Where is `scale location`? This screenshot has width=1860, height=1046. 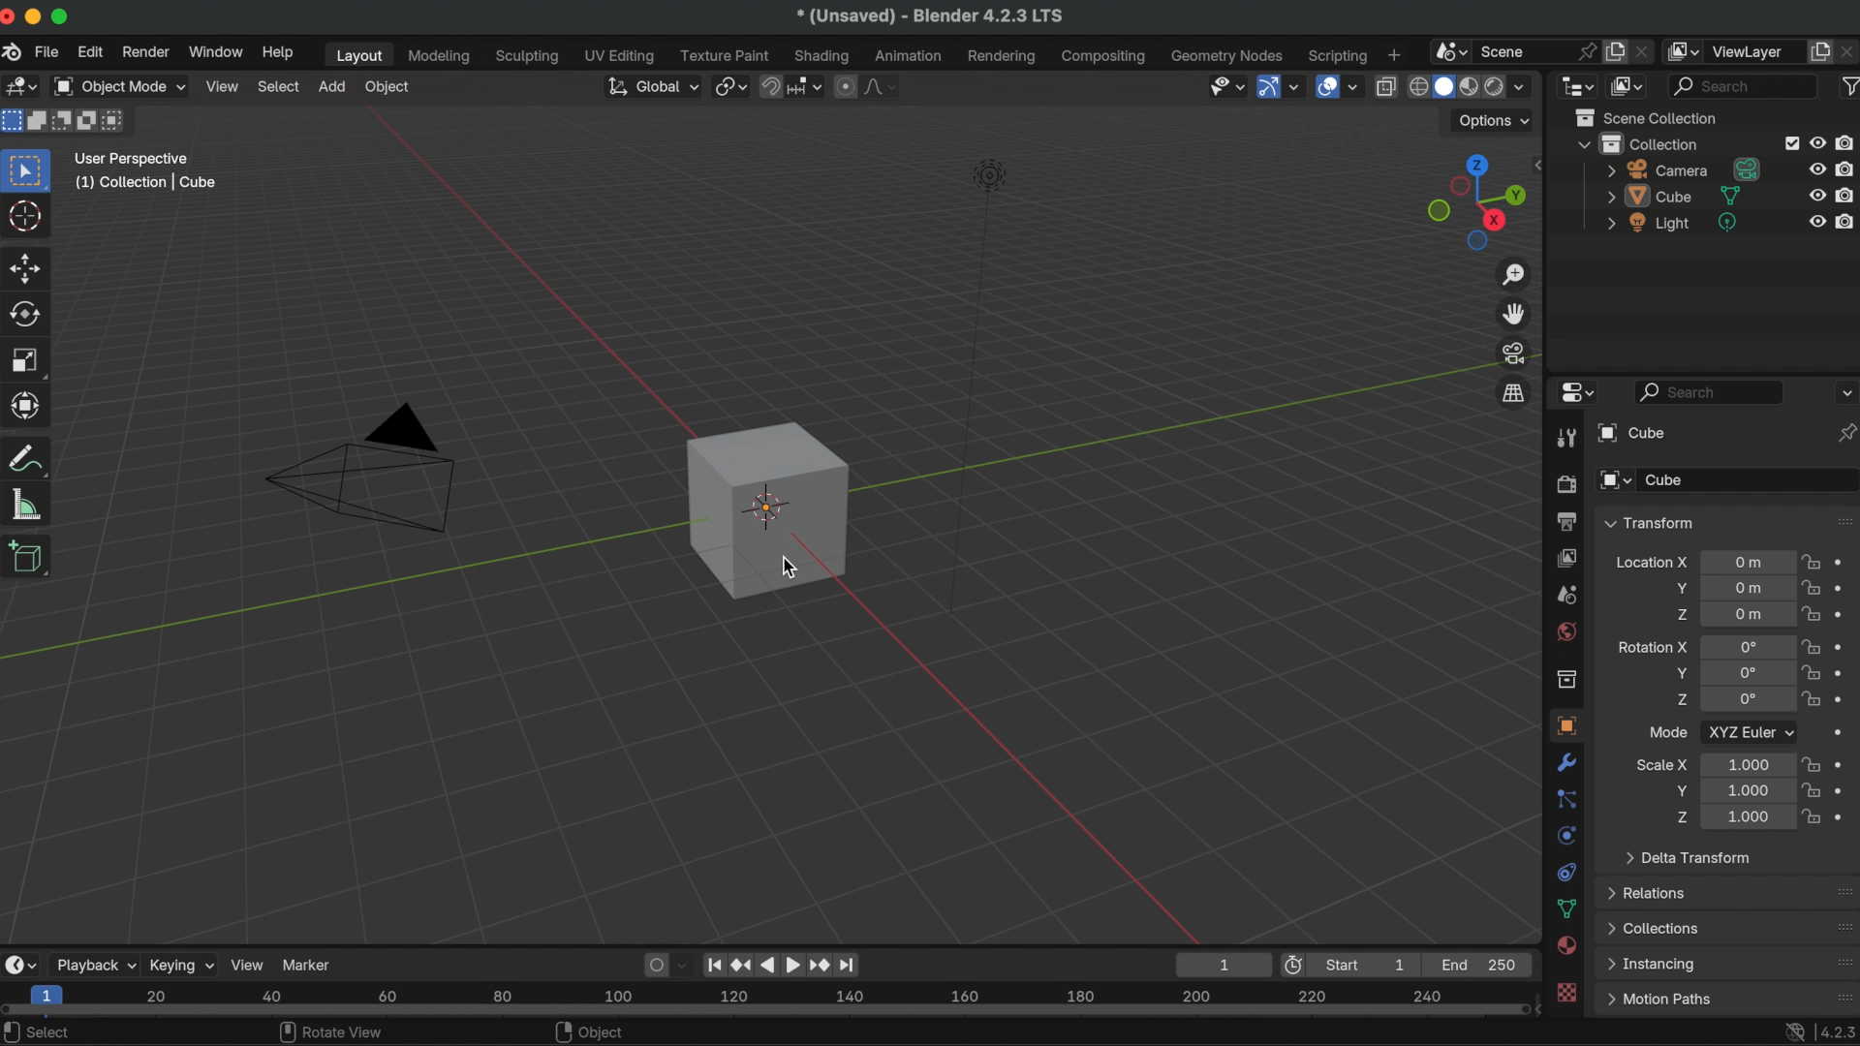
scale location is located at coordinates (1745, 817).